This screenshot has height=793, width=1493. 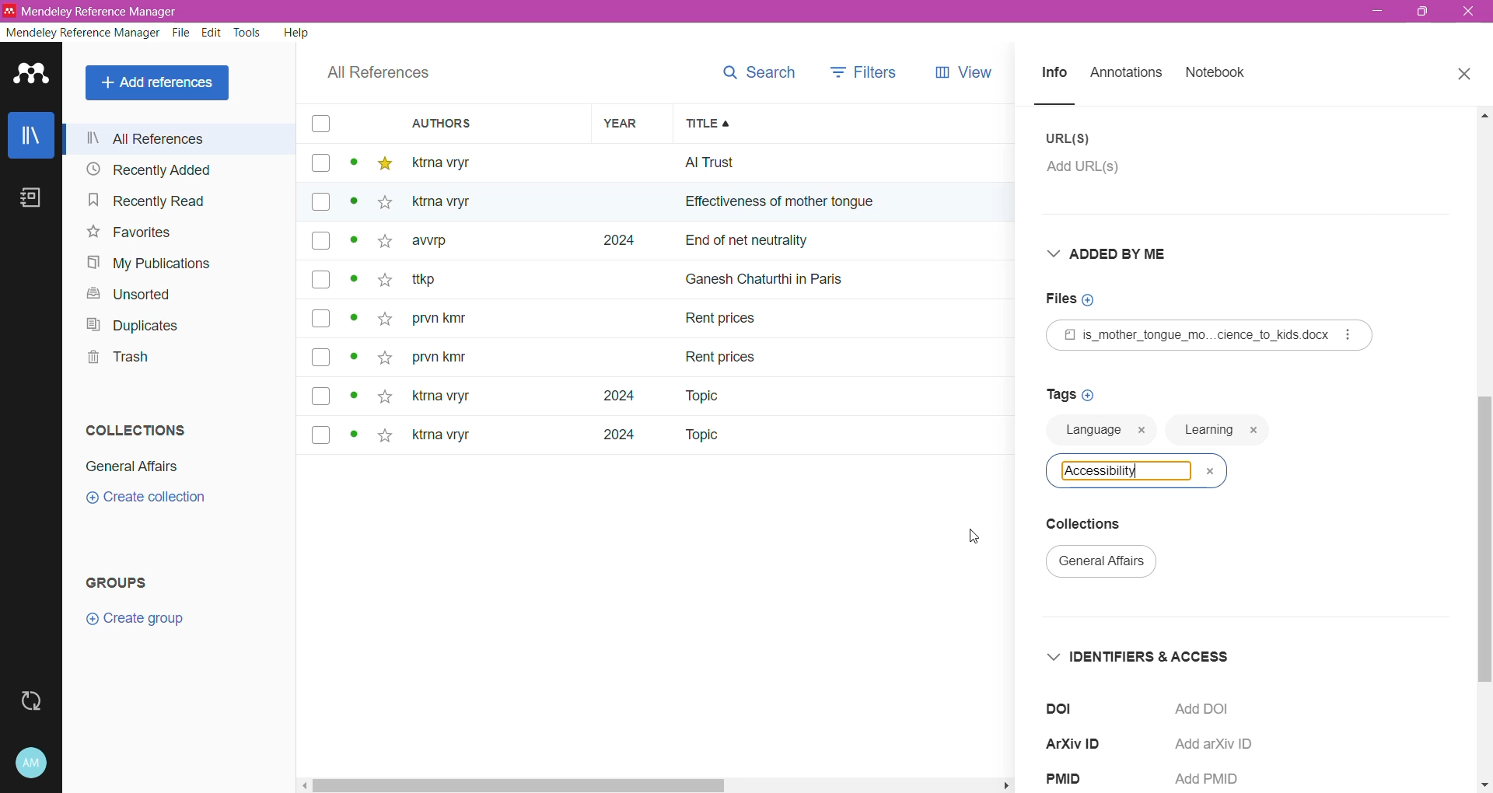 What do you see at coordinates (384, 438) in the screenshot?
I see `star` at bounding box center [384, 438].